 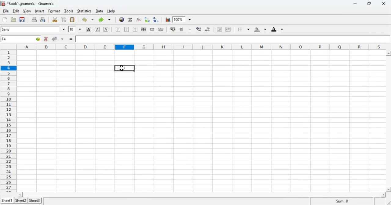 What do you see at coordinates (203, 194) in the screenshot?
I see `scroll bar` at bounding box center [203, 194].